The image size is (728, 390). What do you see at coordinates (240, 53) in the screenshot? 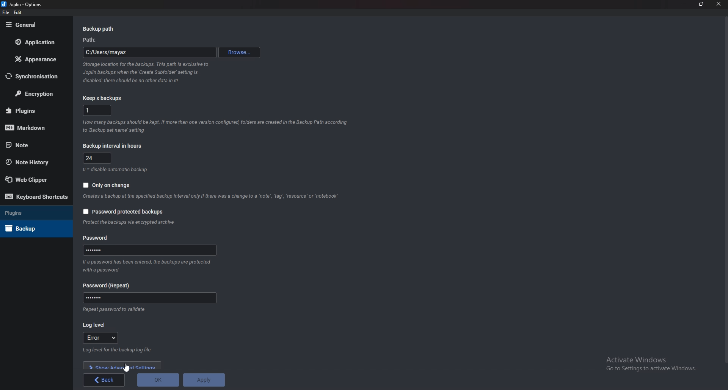
I see `browse` at bounding box center [240, 53].